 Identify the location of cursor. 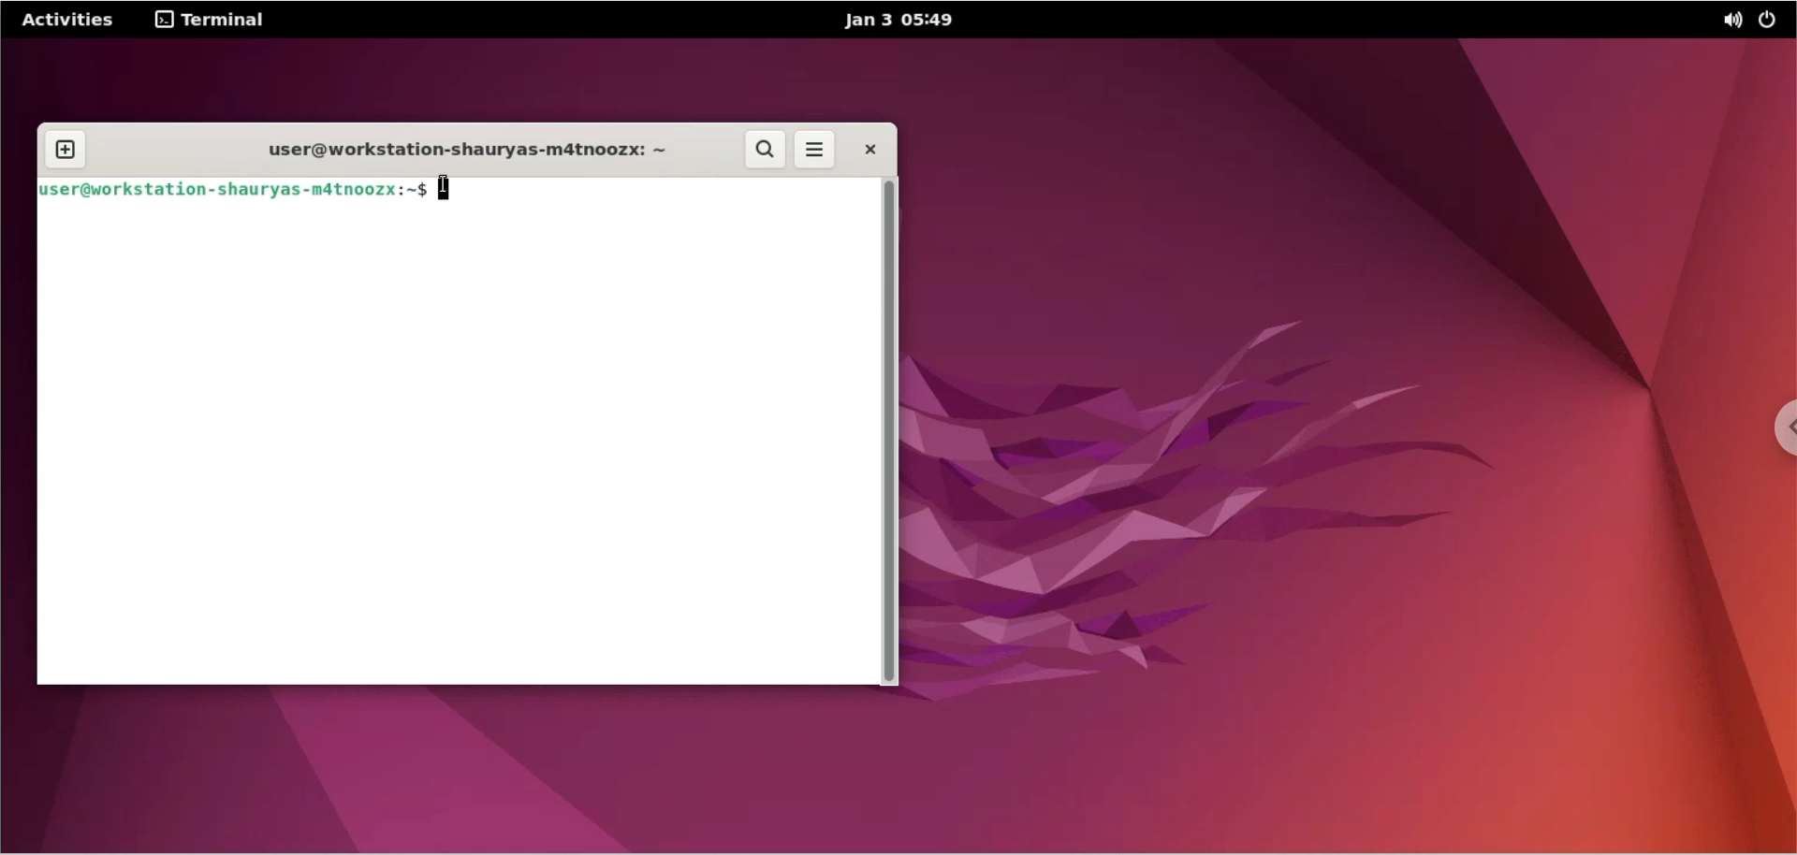
(451, 187).